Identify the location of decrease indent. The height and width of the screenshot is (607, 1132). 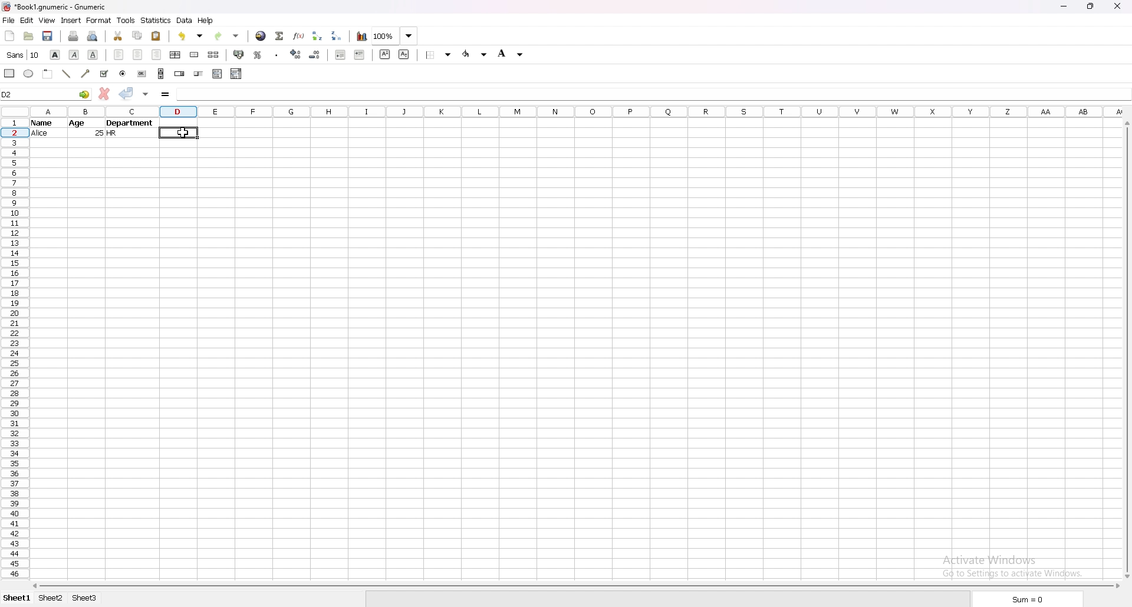
(340, 55).